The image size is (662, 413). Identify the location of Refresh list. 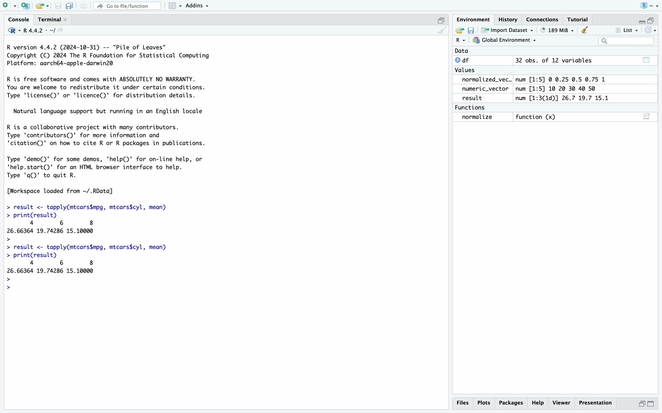
(650, 30).